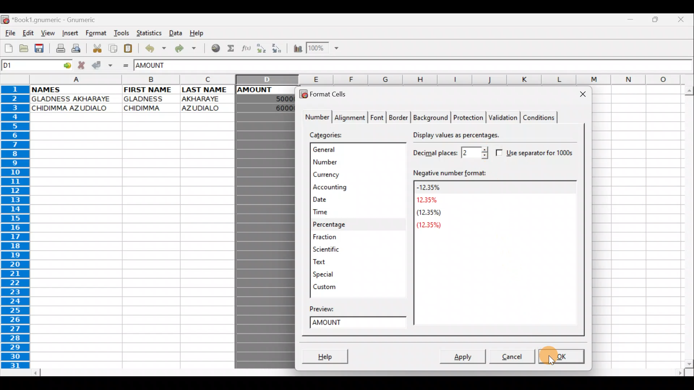 This screenshot has height=390, width=694. What do you see at coordinates (327, 262) in the screenshot?
I see `Text` at bounding box center [327, 262].